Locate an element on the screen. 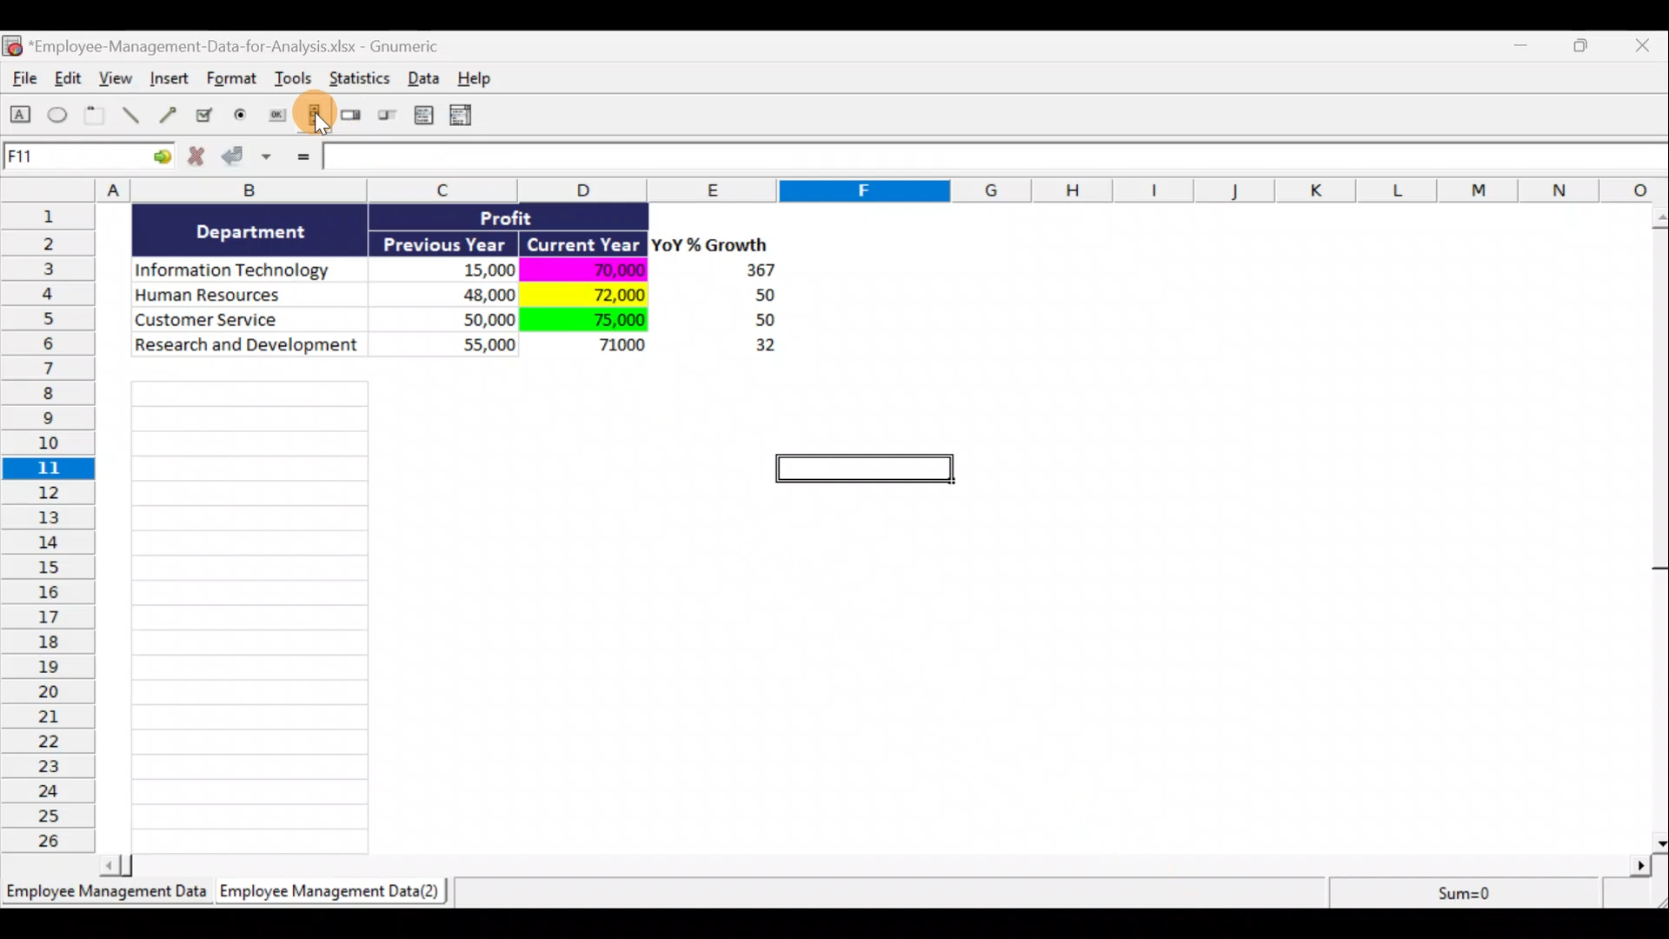 The height and width of the screenshot is (939, 1669). Create a button is located at coordinates (276, 119).